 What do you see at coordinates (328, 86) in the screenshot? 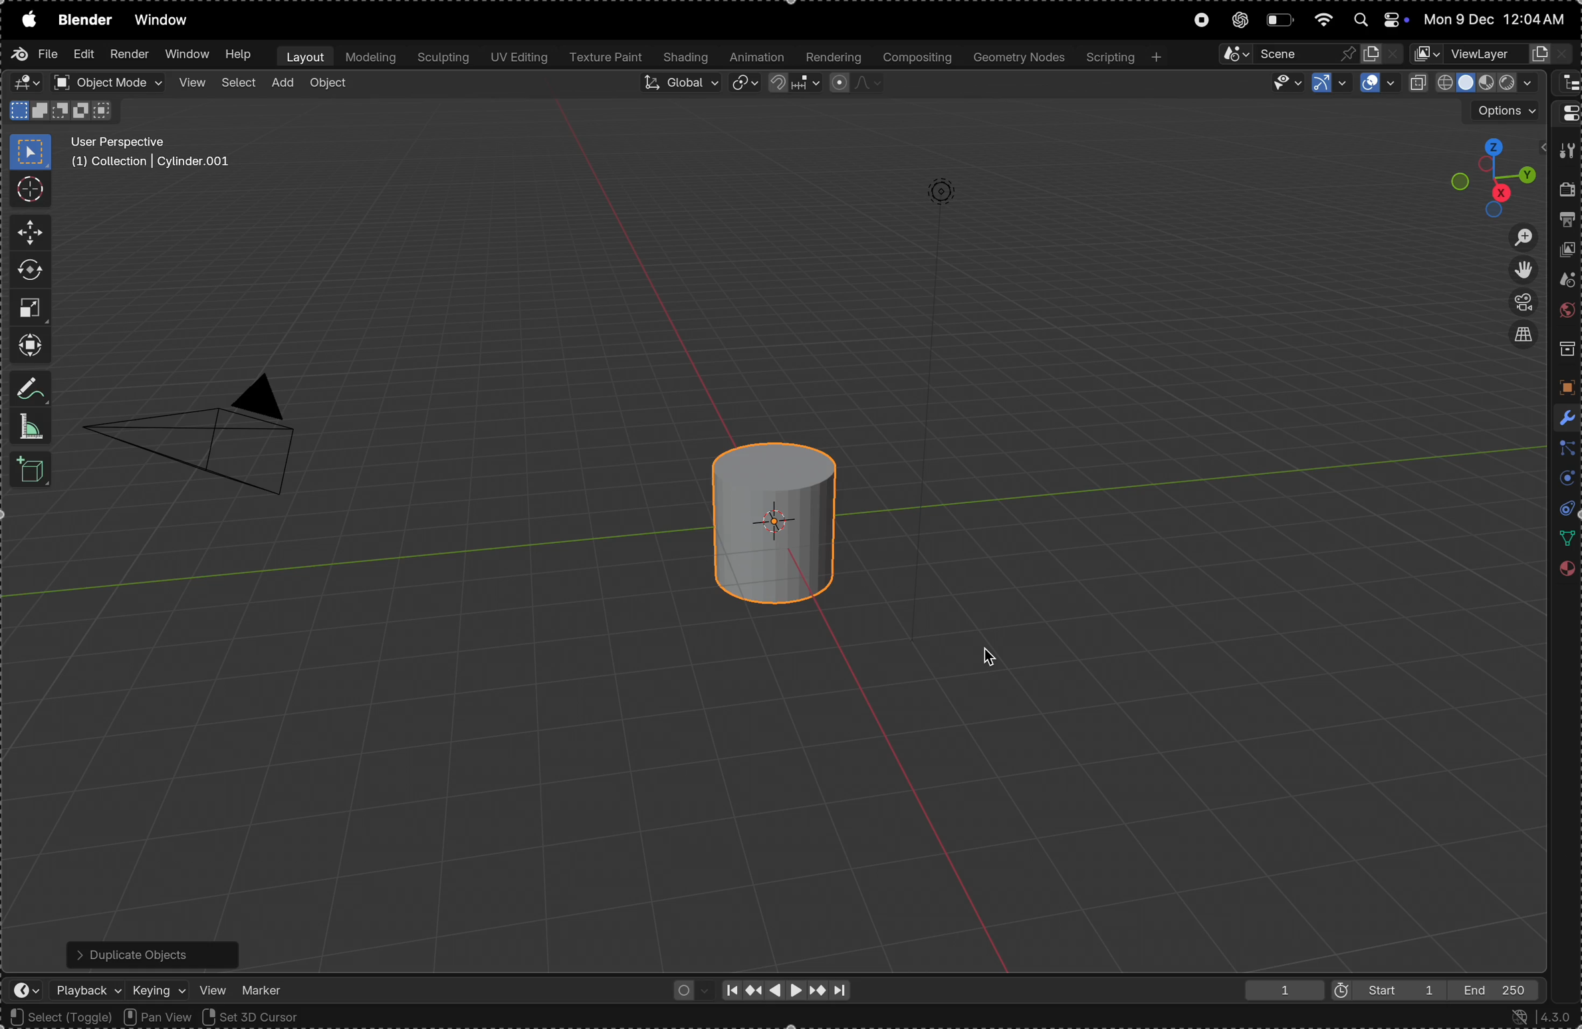
I see `object` at bounding box center [328, 86].